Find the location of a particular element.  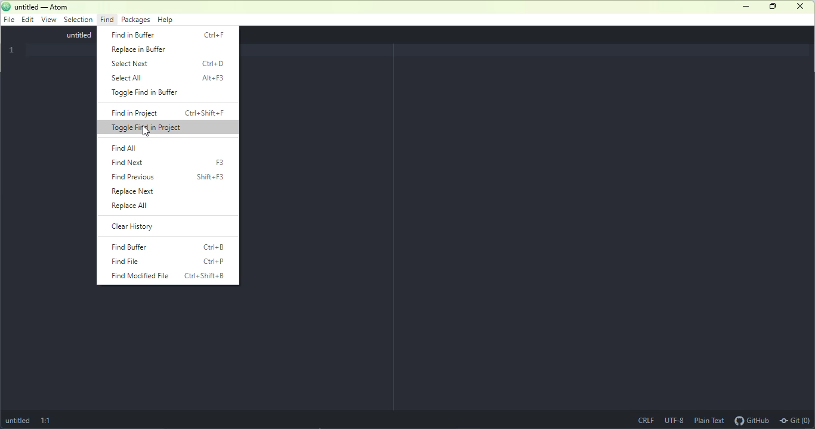

find in buffer is located at coordinates (169, 34).